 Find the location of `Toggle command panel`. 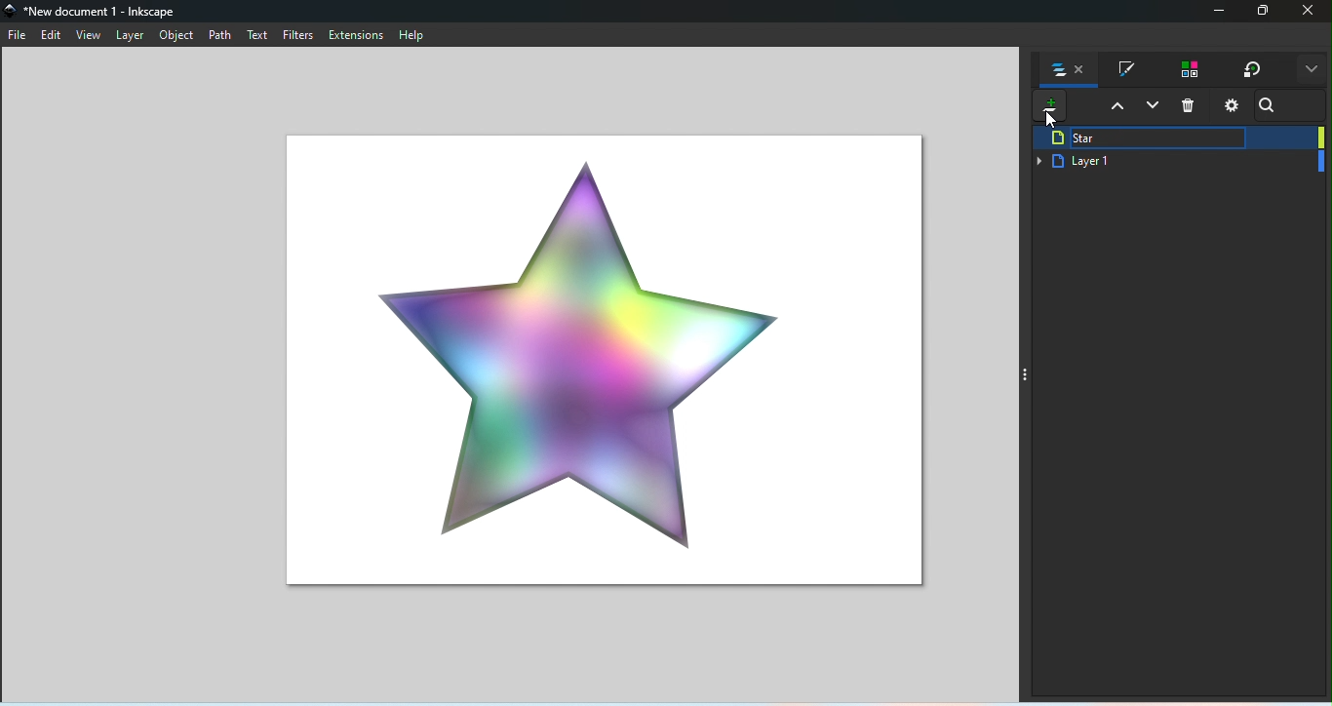

Toggle command panel is located at coordinates (1028, 373).